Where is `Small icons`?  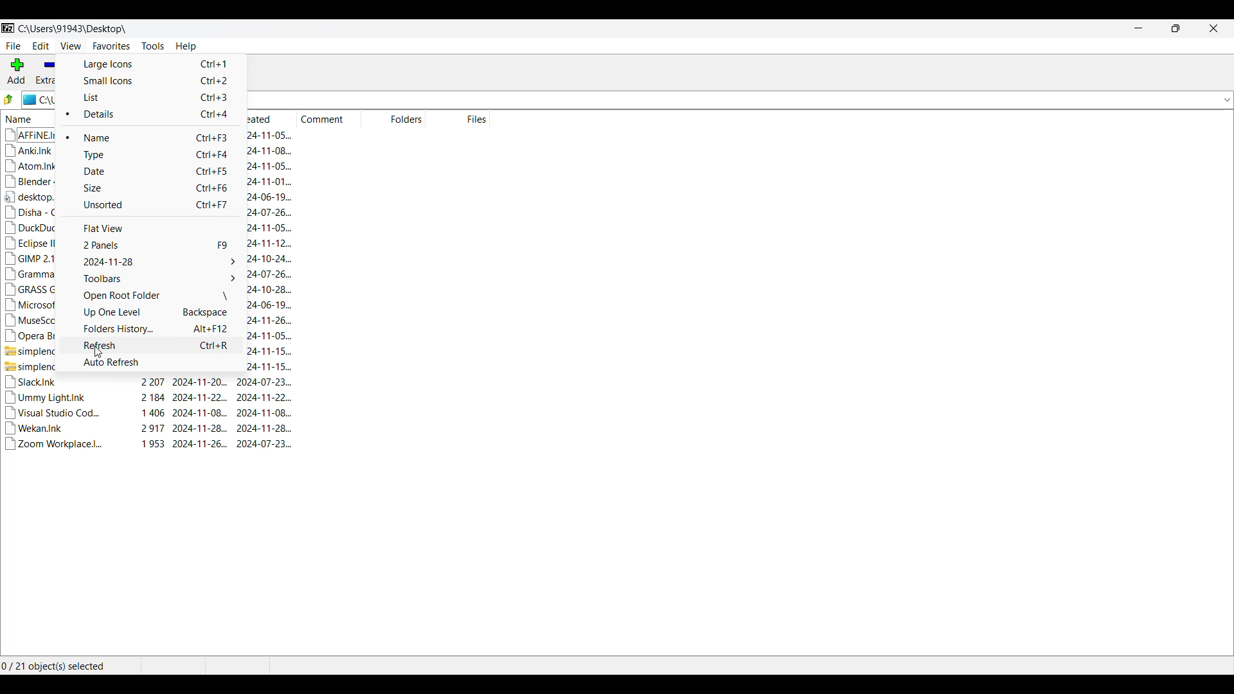
Small icons is located at coordinates (153, 81).